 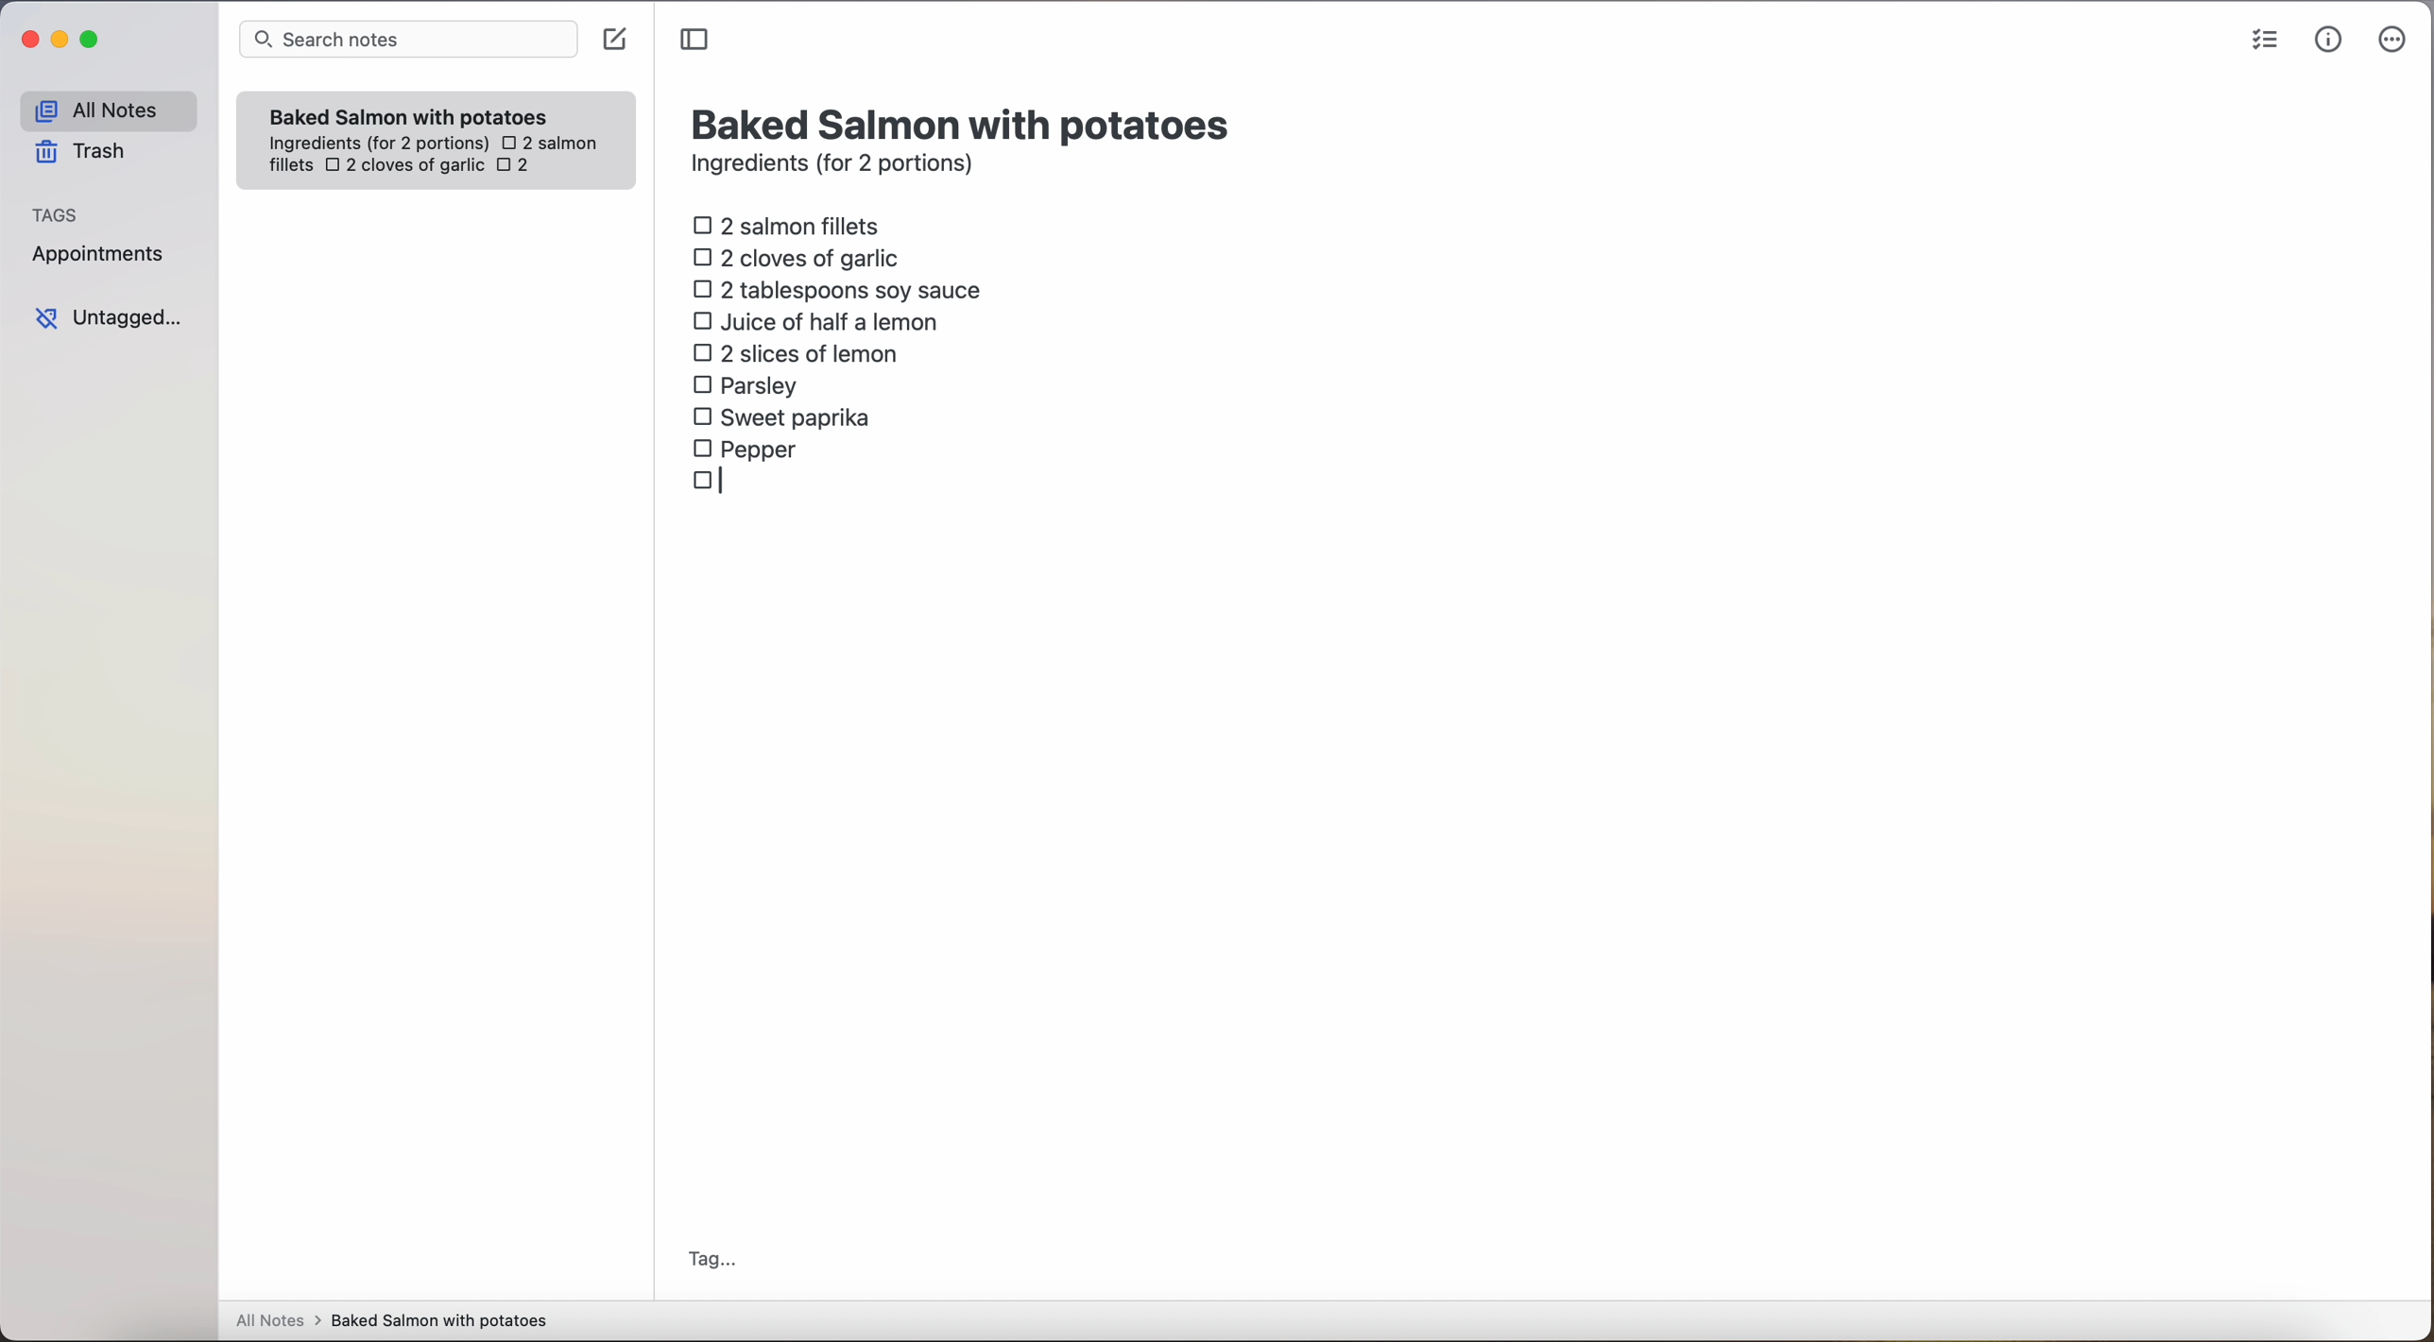 I want to click on toggle sidebar, so click(x=696, y=41).